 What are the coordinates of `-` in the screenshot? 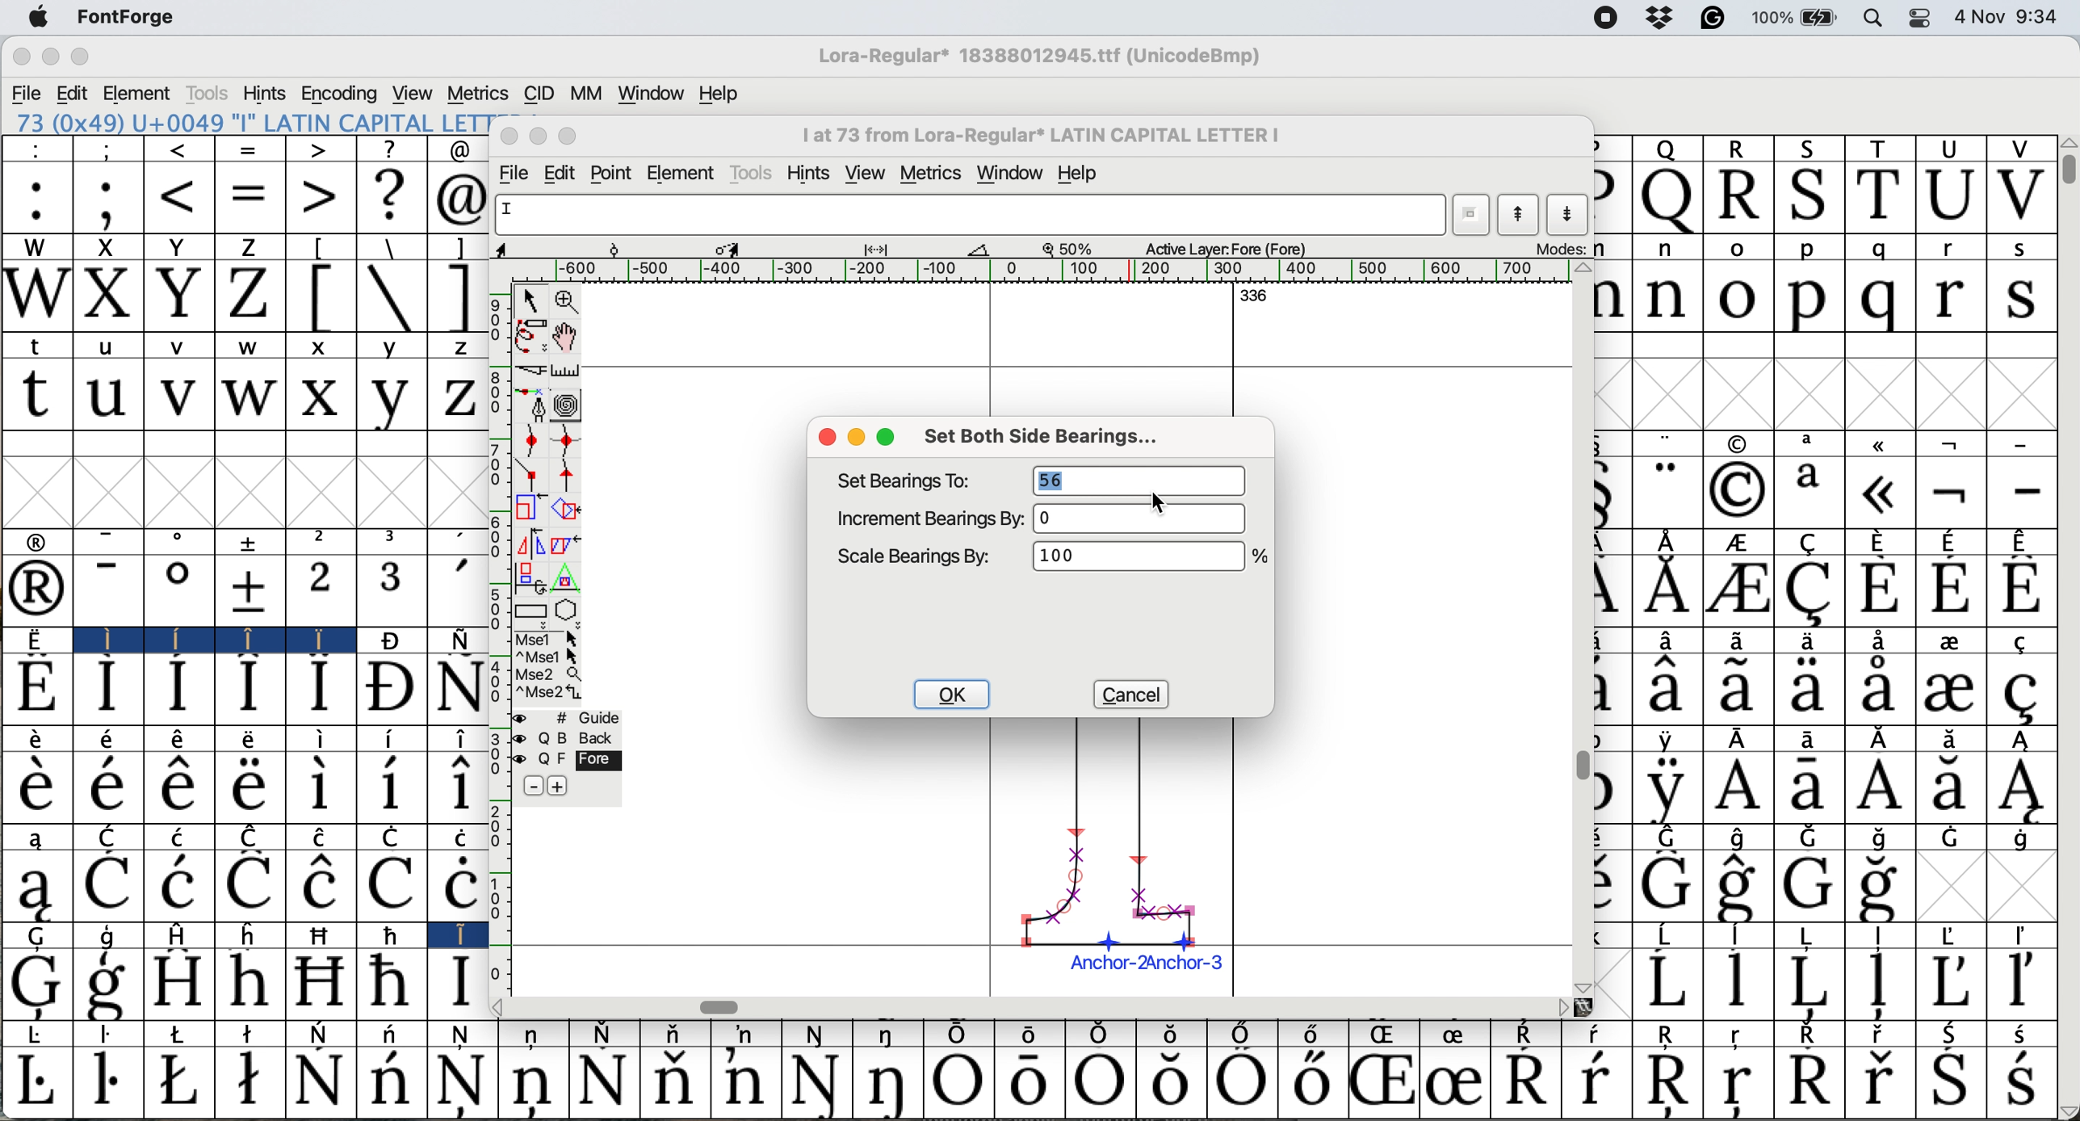 It's located at (2024, 439).